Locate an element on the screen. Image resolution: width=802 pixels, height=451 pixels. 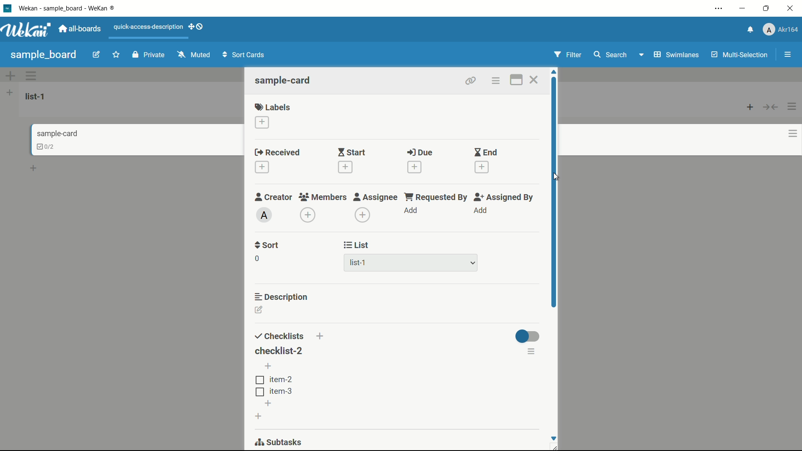
collapse is located at coordinates (771, 108).